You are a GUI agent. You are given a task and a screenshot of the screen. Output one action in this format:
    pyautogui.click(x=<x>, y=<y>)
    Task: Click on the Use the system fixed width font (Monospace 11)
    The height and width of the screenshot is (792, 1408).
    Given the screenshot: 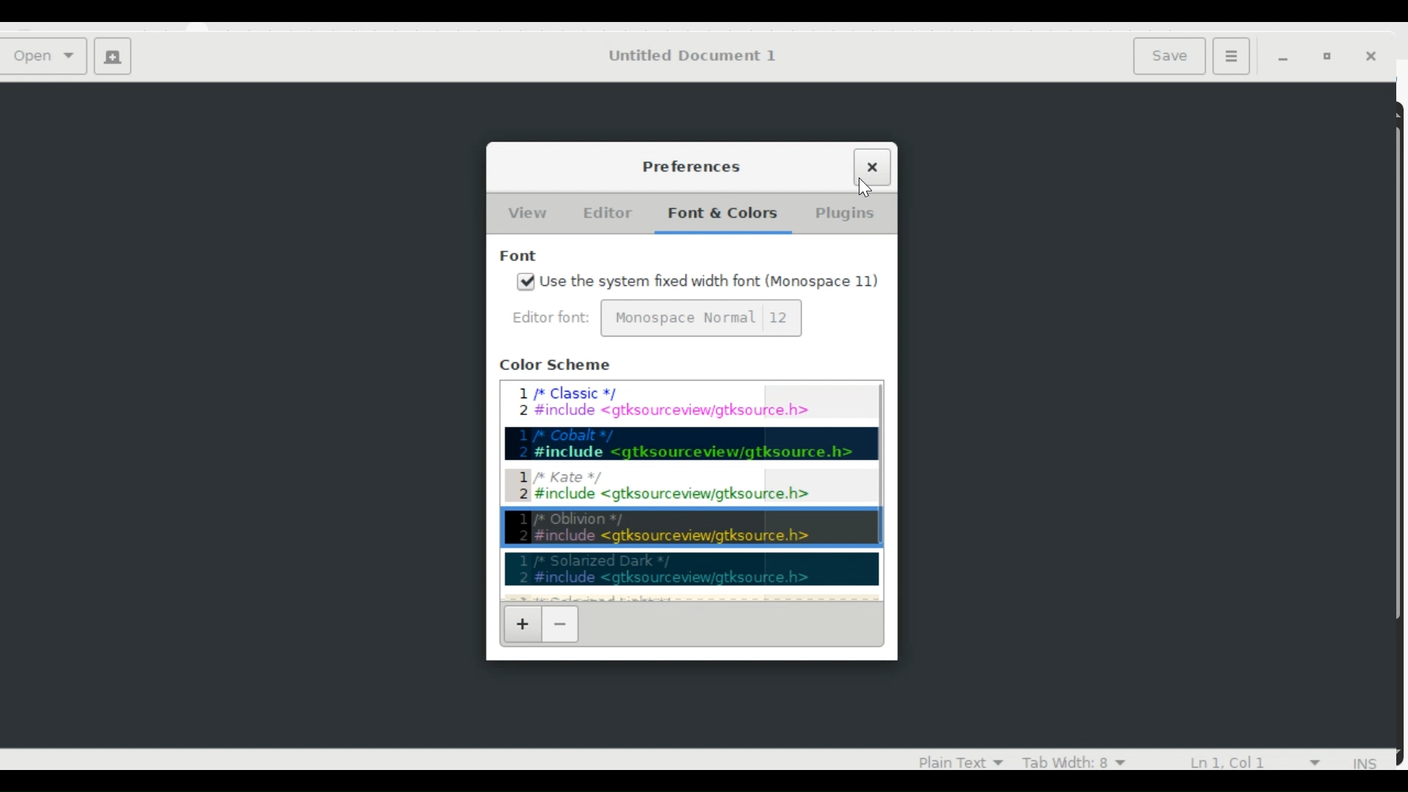 What is the action you would take?
    pyautogui.click(x=709, y=282)
    